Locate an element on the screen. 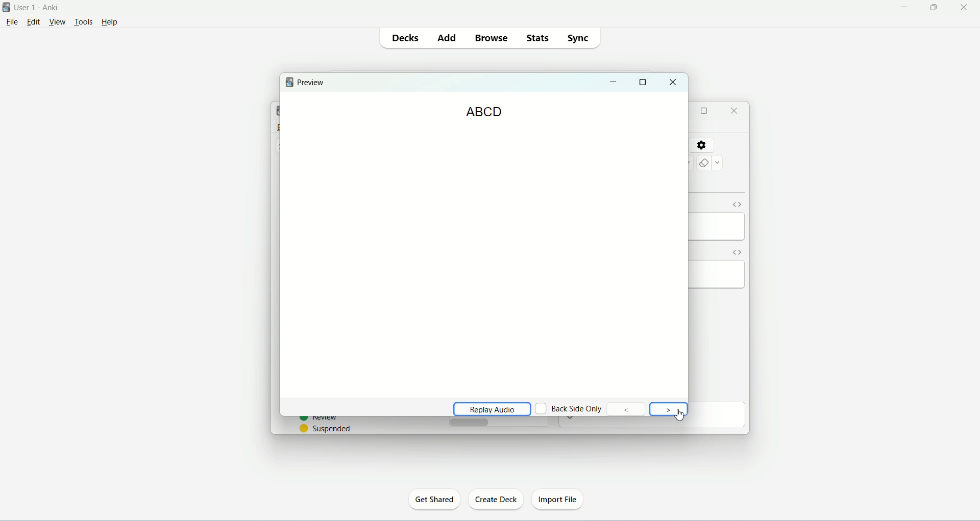 The image size is (980, 521). logo is located at coordinates (6, 7).